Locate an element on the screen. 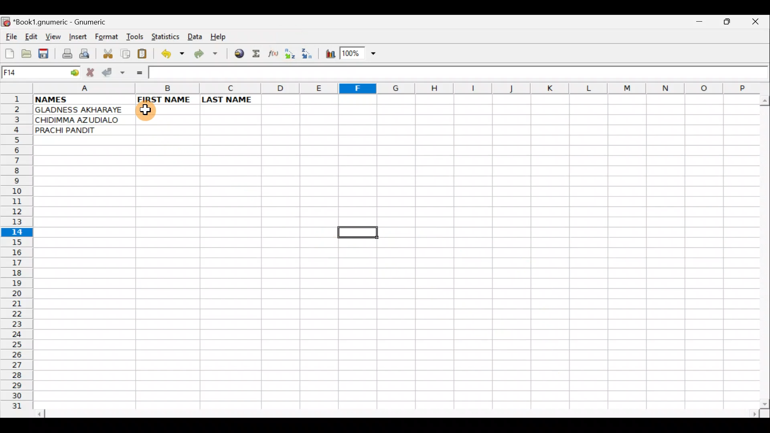 This screenshot has height=433, width=770. Sum in the current cell is located at coordinates (259, 54).